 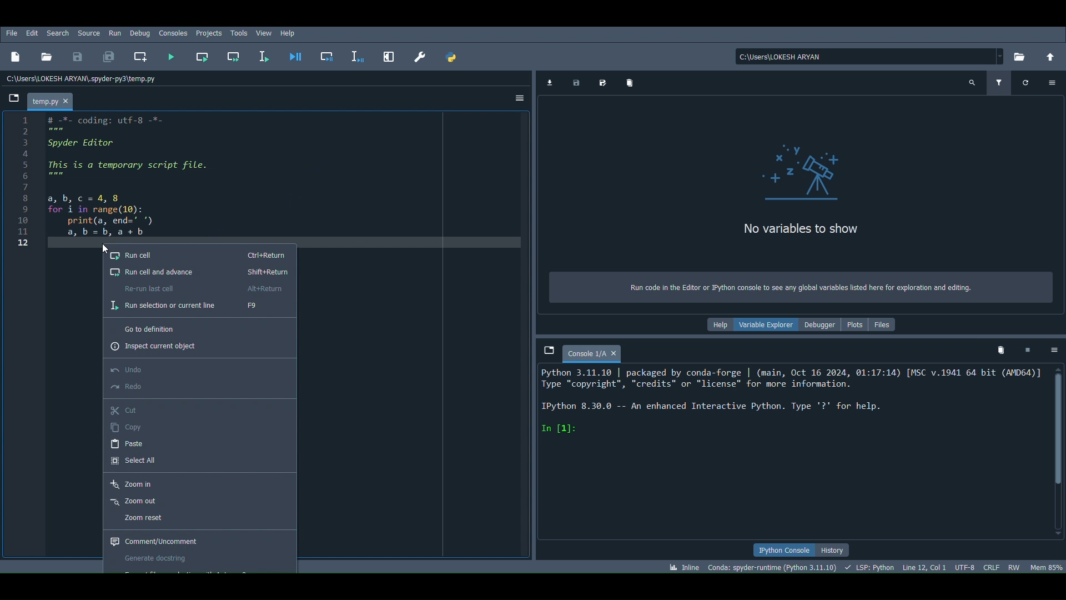 What do you see at coordinates (208, 34) in the screenshot?
I see `Projects` at bounding box center [208, 34].